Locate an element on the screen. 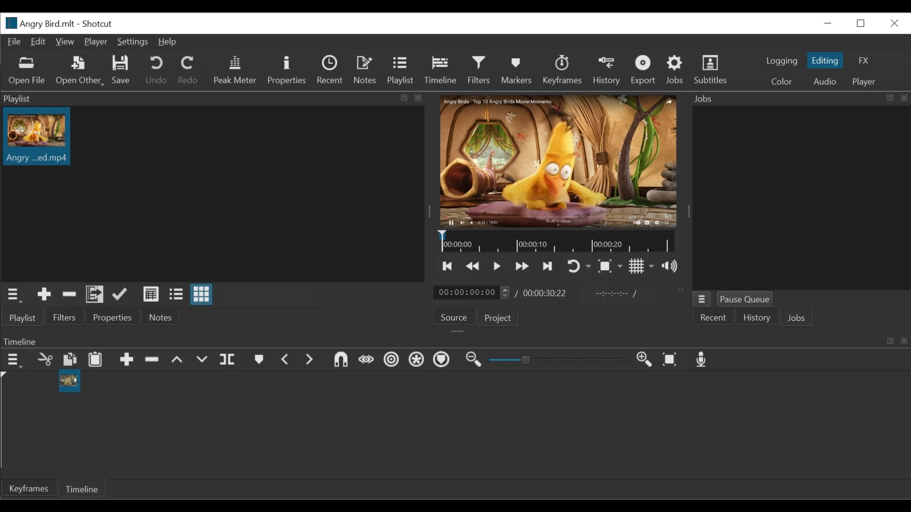 Image resolution: width=911 pixels, height=512 pixels. View as icons is located at coordinates (202, 293).